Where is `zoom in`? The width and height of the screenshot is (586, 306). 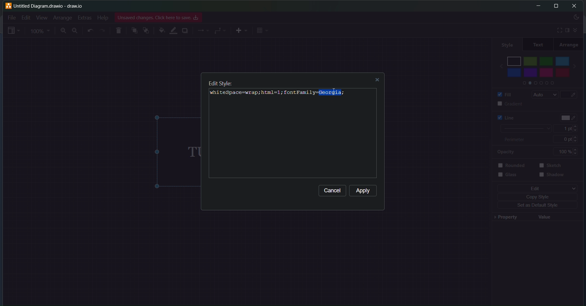 zoom in is located at coordinates (62, 31).